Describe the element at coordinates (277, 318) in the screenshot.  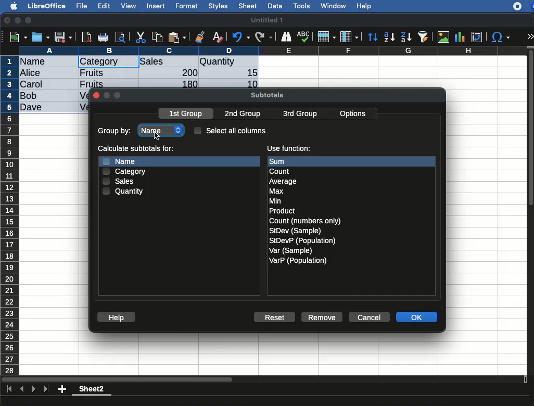
I see `reset` at that location.